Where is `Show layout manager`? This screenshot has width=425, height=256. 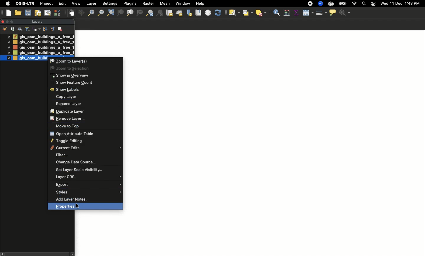 Show layout manager is located at coordinates (47, 13).